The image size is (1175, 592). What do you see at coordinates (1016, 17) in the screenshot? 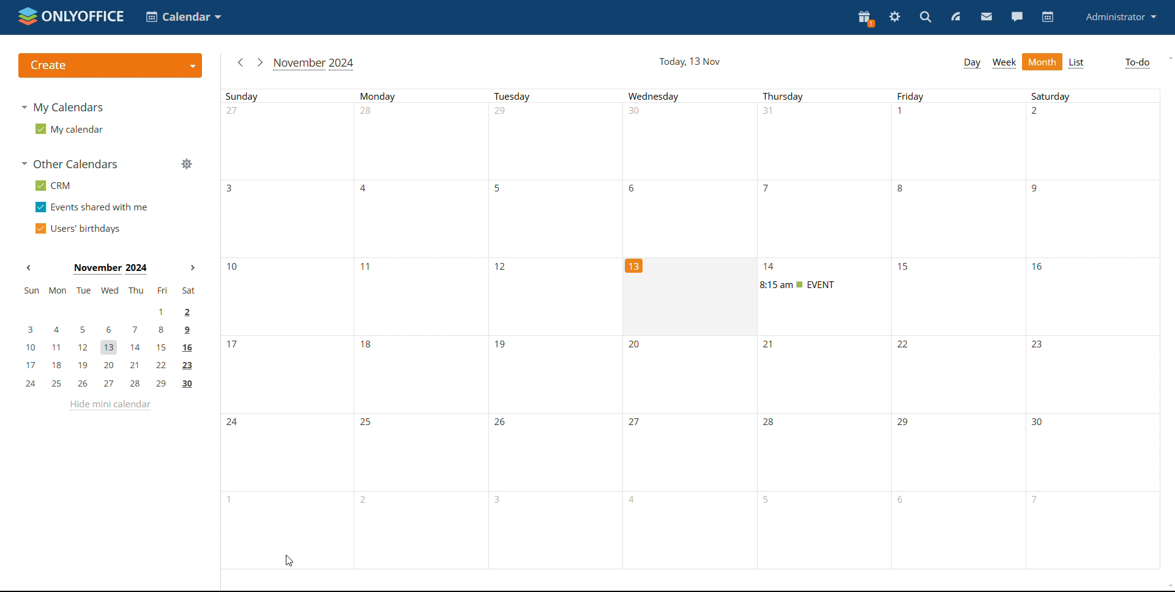
I see `chat` at bounding box center [1016, 17].